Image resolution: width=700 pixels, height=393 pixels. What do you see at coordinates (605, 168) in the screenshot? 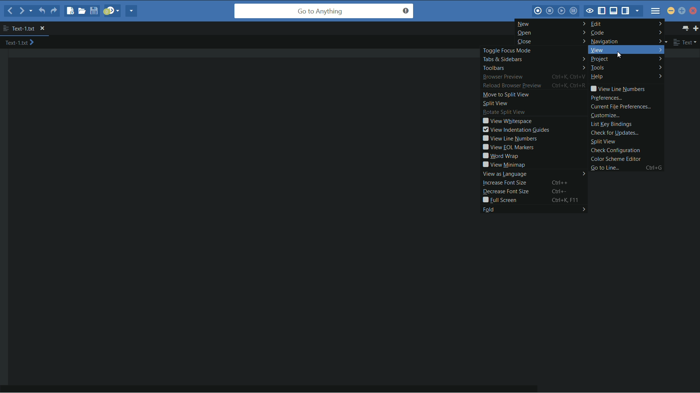
I see `go to line` at bounding box center [605, 168].